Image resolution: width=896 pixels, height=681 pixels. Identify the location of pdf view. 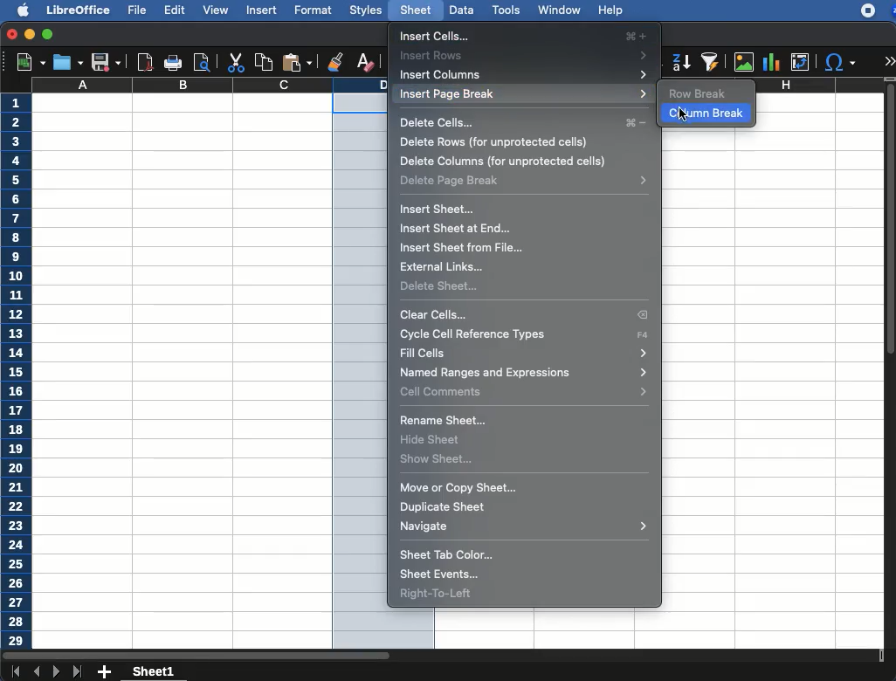
(146, 64).